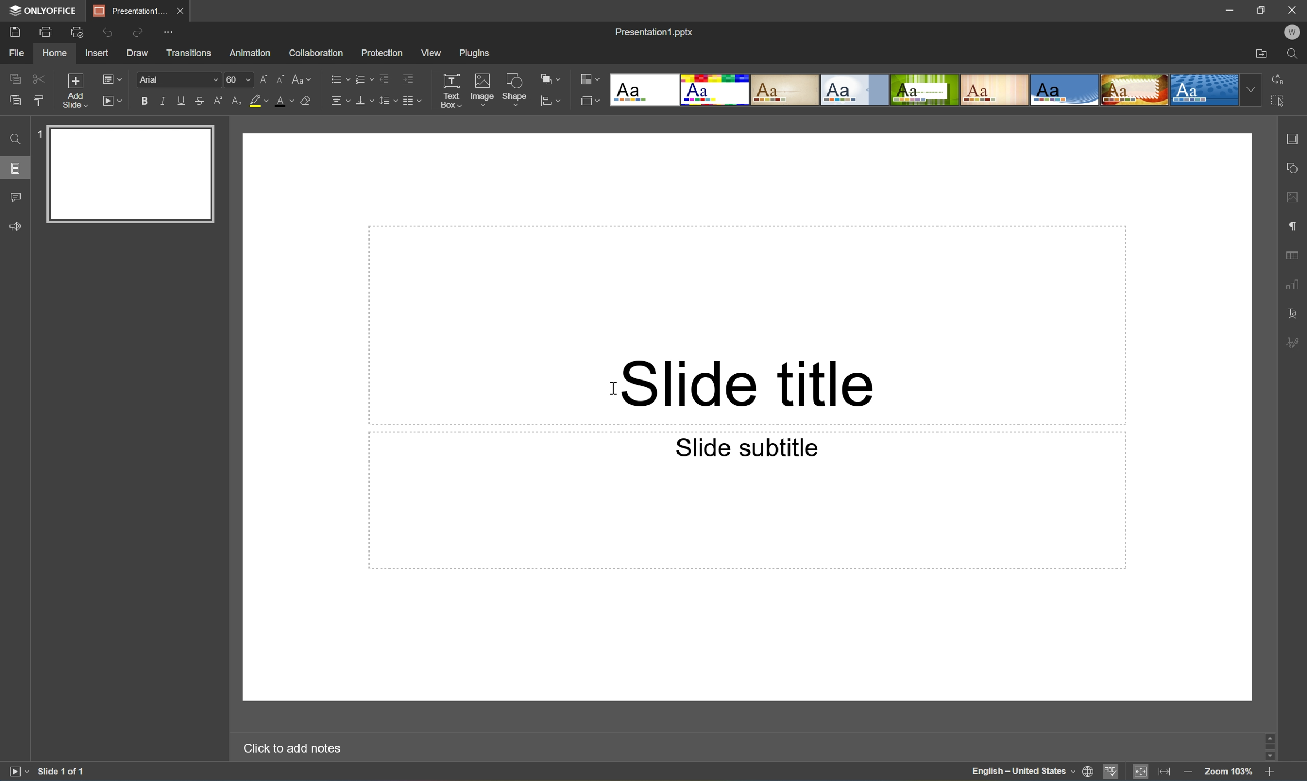 The image size is (1307, 781). Describe the element at coordinates (153, 78) in the screenshot. I see `Font` at that location.